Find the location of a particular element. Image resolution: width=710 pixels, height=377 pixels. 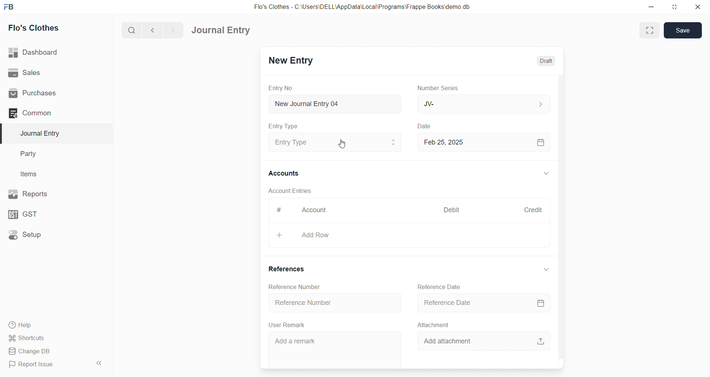

Items is located at coordinates (51, 174).